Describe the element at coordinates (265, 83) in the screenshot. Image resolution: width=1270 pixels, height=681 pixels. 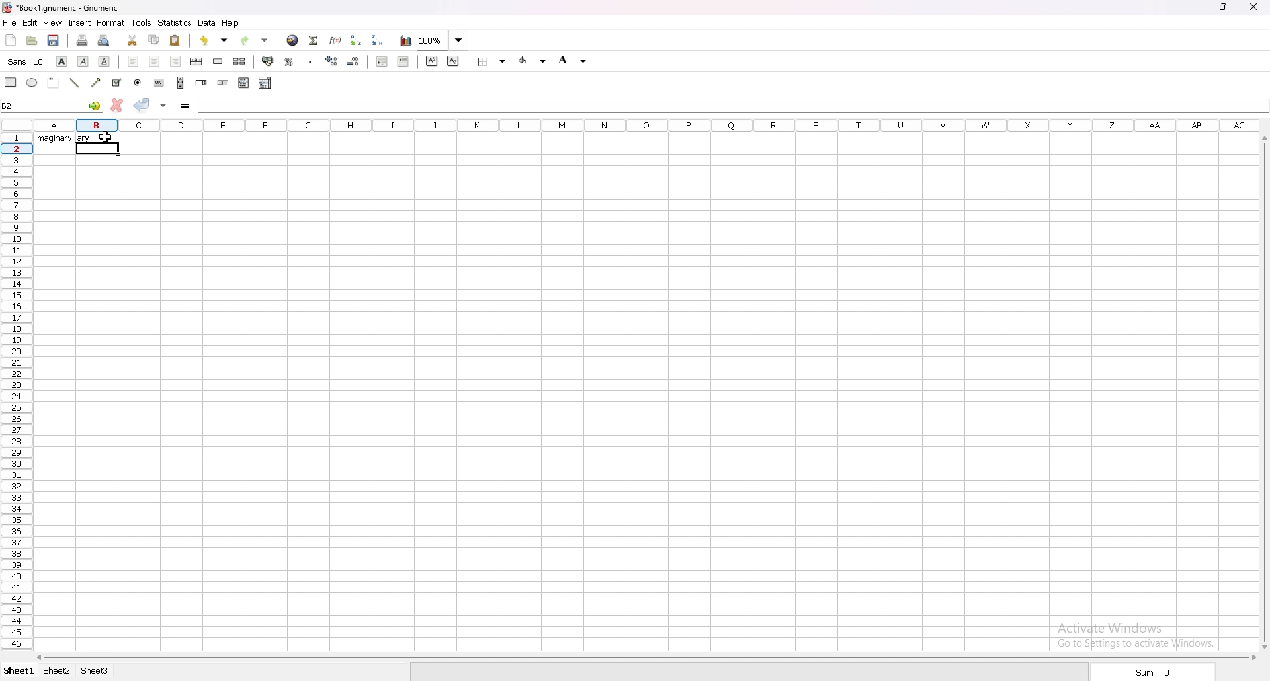
I see `combo box` at that location.